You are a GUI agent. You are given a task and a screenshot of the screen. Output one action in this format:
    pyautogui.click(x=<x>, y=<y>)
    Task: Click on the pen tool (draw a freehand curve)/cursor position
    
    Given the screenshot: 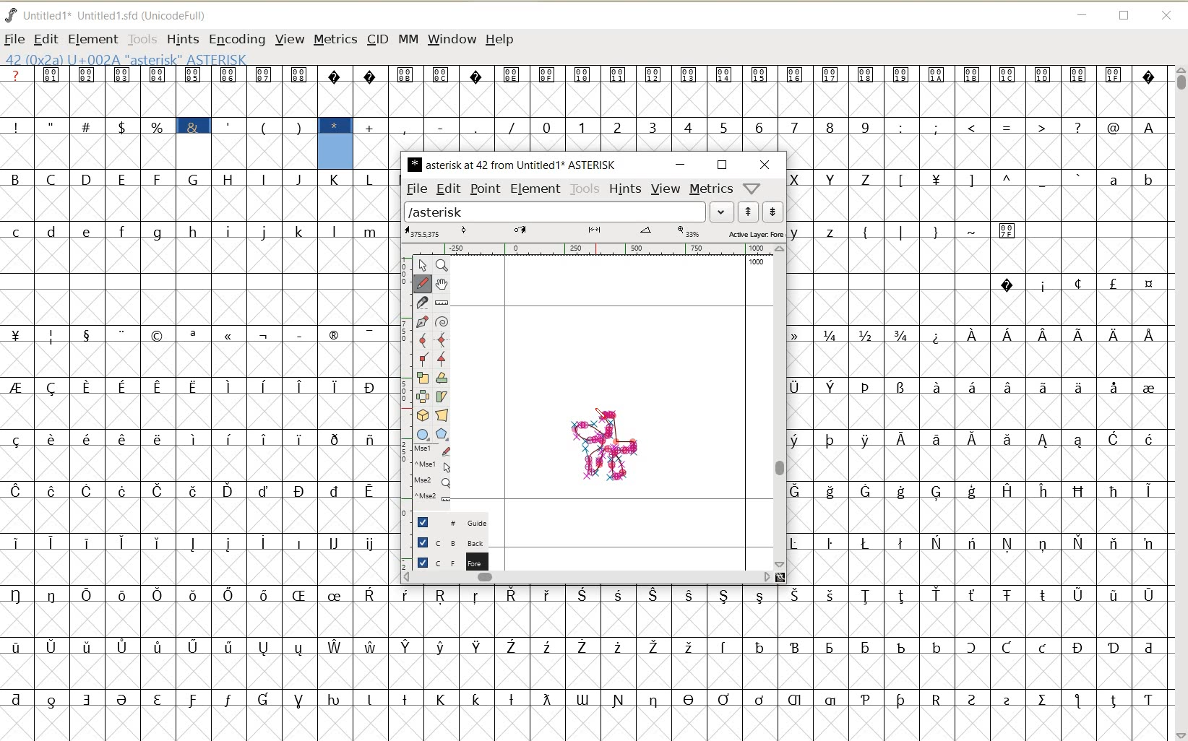 What is the action you would take?
    pyautogui.click(x=611, y=417)
    